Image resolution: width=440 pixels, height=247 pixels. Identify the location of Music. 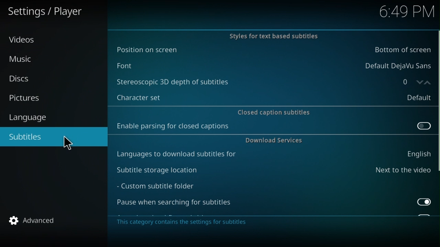
(23, 61).